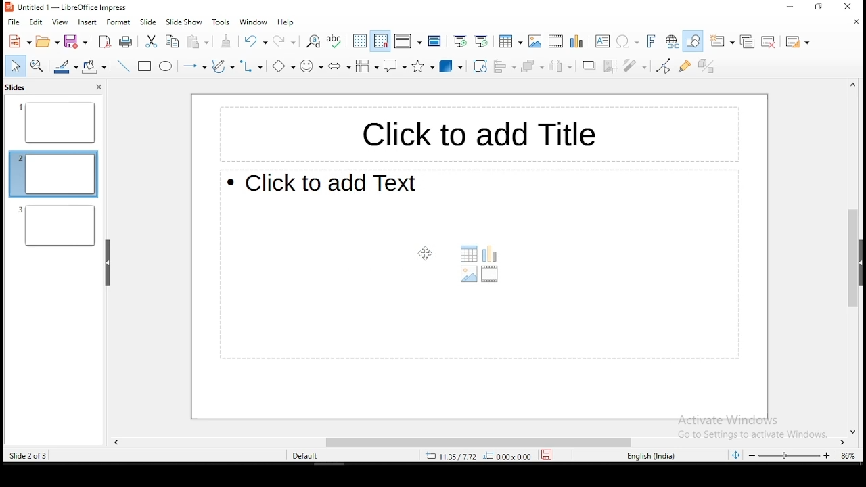 The height and width of the screenshot is (487, 866). I want to click on insert, so click(87, 22).